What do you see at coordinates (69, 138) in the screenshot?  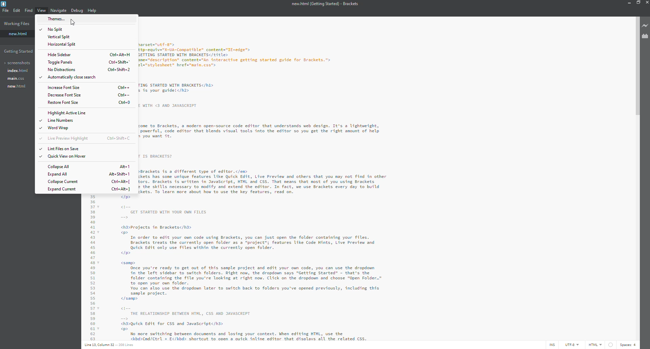 I see `live preview` at bounding box center [69, 138].